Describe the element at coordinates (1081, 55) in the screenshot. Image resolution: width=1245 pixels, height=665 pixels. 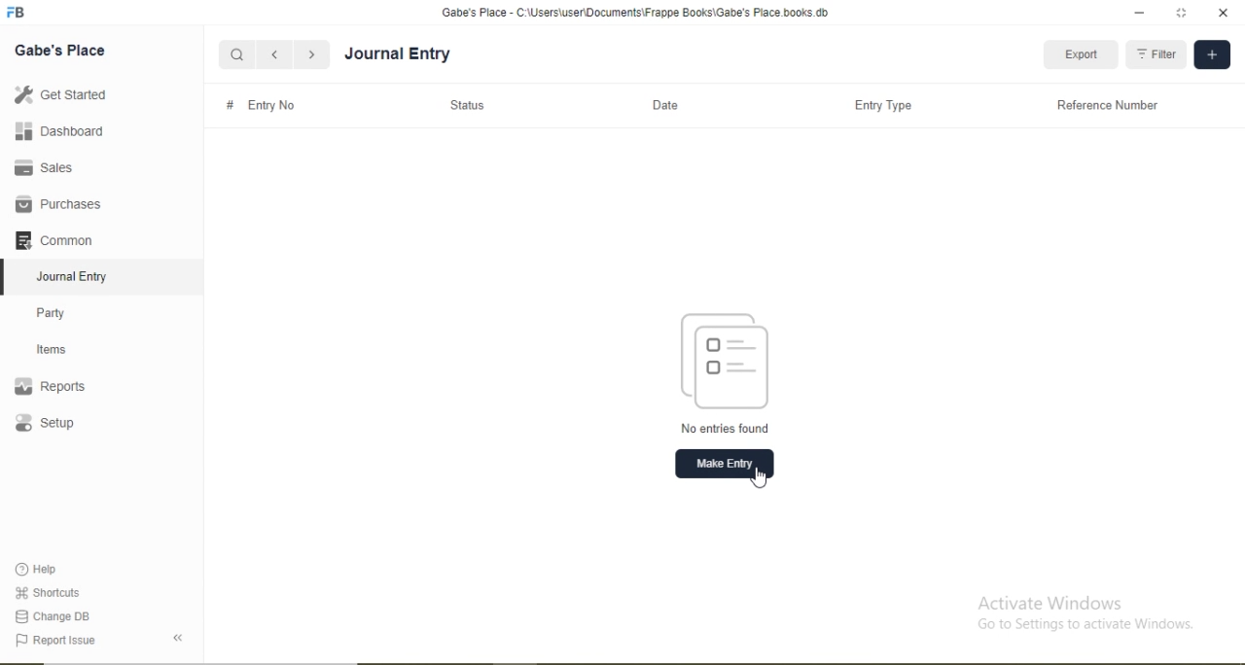
I see `Export` at that location.